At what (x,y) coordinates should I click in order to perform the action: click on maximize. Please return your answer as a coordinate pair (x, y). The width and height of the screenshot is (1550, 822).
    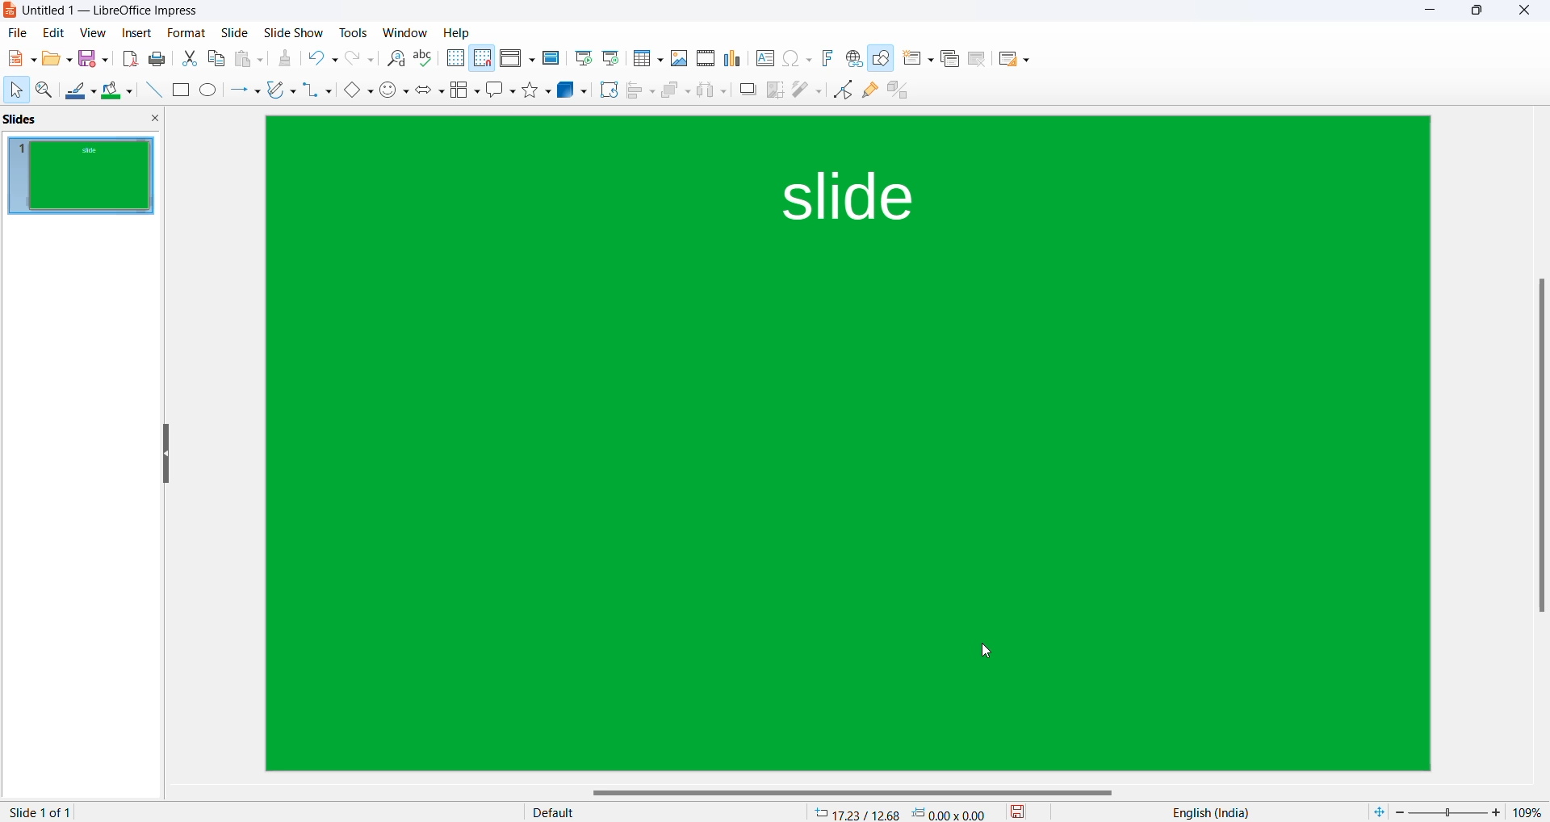
    Looking at the image, I should click on (1478, 13).